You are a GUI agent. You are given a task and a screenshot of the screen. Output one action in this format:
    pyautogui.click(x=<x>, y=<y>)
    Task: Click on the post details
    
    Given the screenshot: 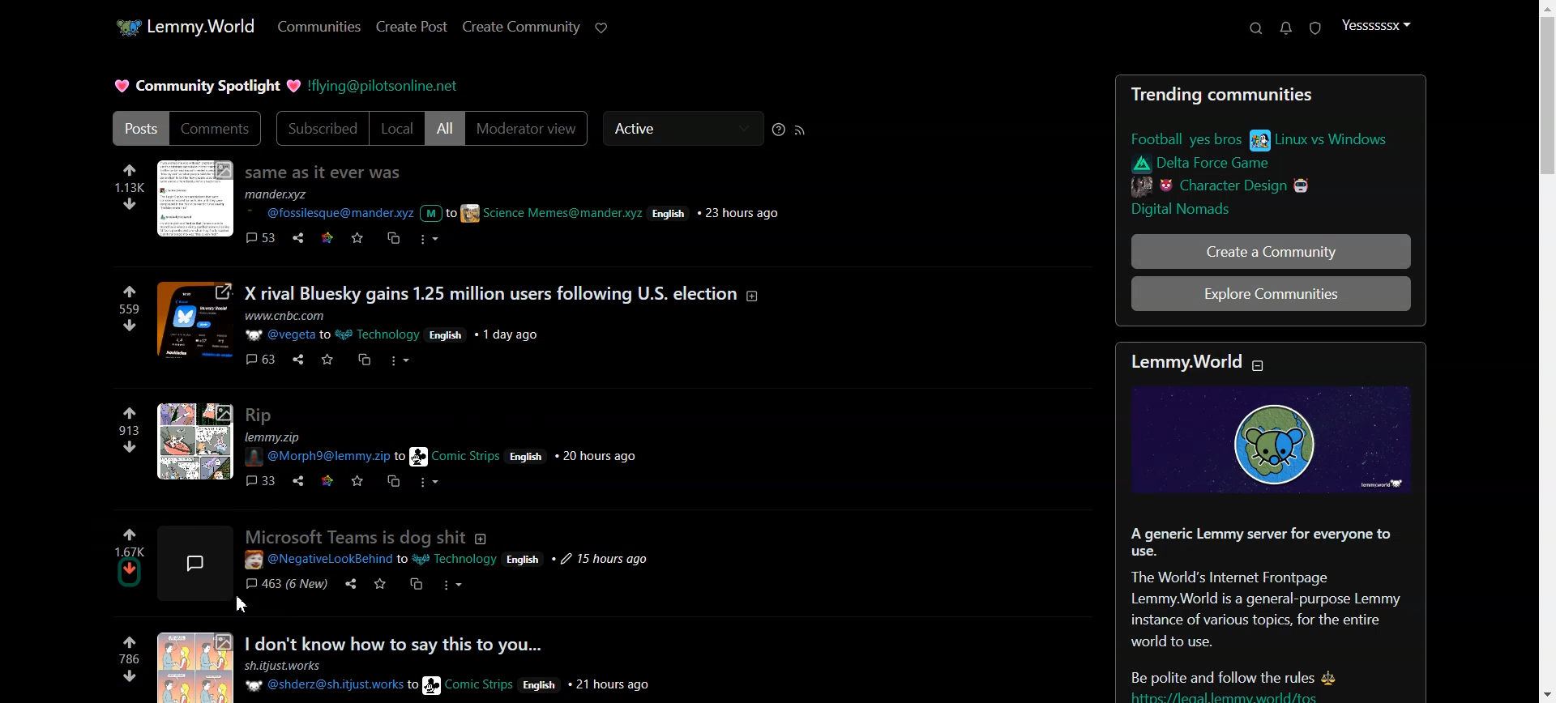 What is the action you would take?
    pyautogui.click(x=452, y=561)
    